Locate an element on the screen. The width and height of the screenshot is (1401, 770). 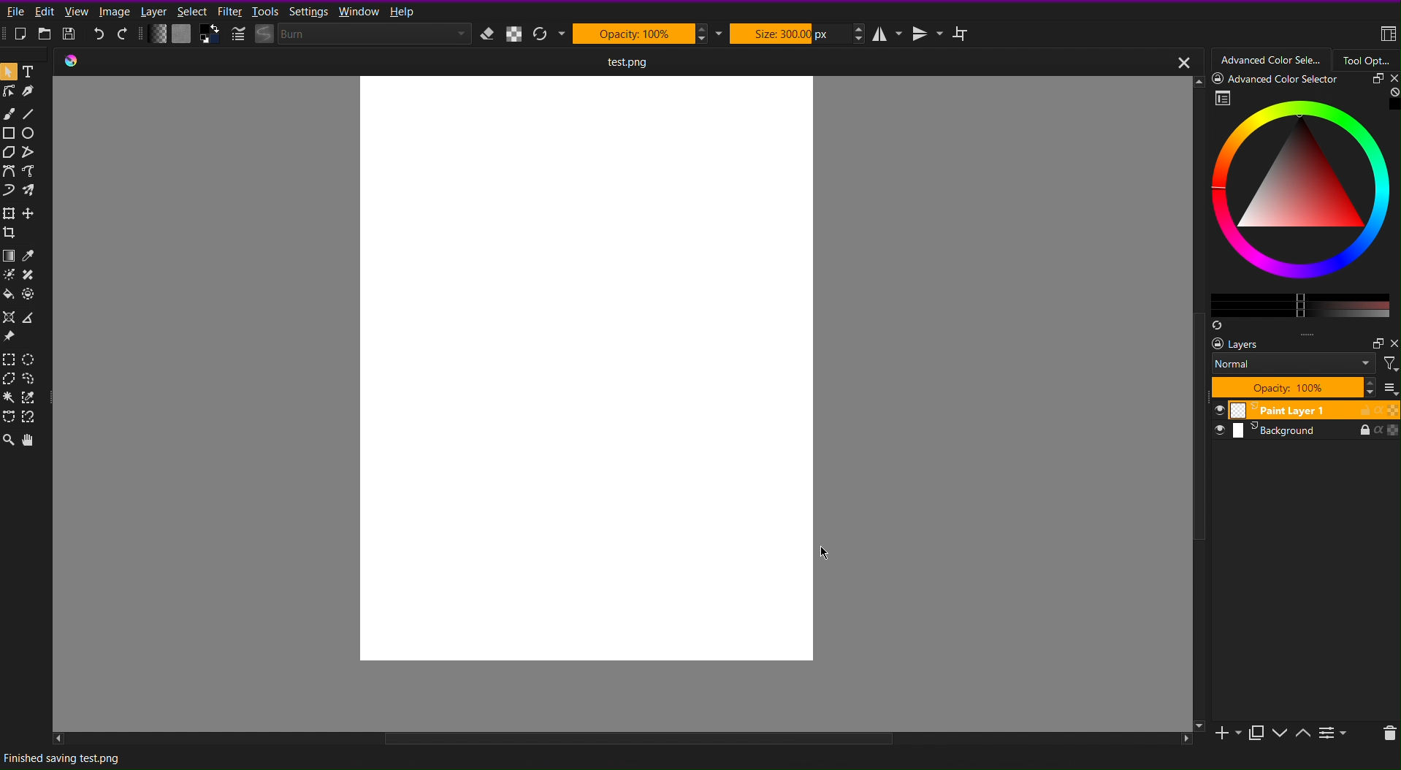
File is located at coordinates (15, 14).